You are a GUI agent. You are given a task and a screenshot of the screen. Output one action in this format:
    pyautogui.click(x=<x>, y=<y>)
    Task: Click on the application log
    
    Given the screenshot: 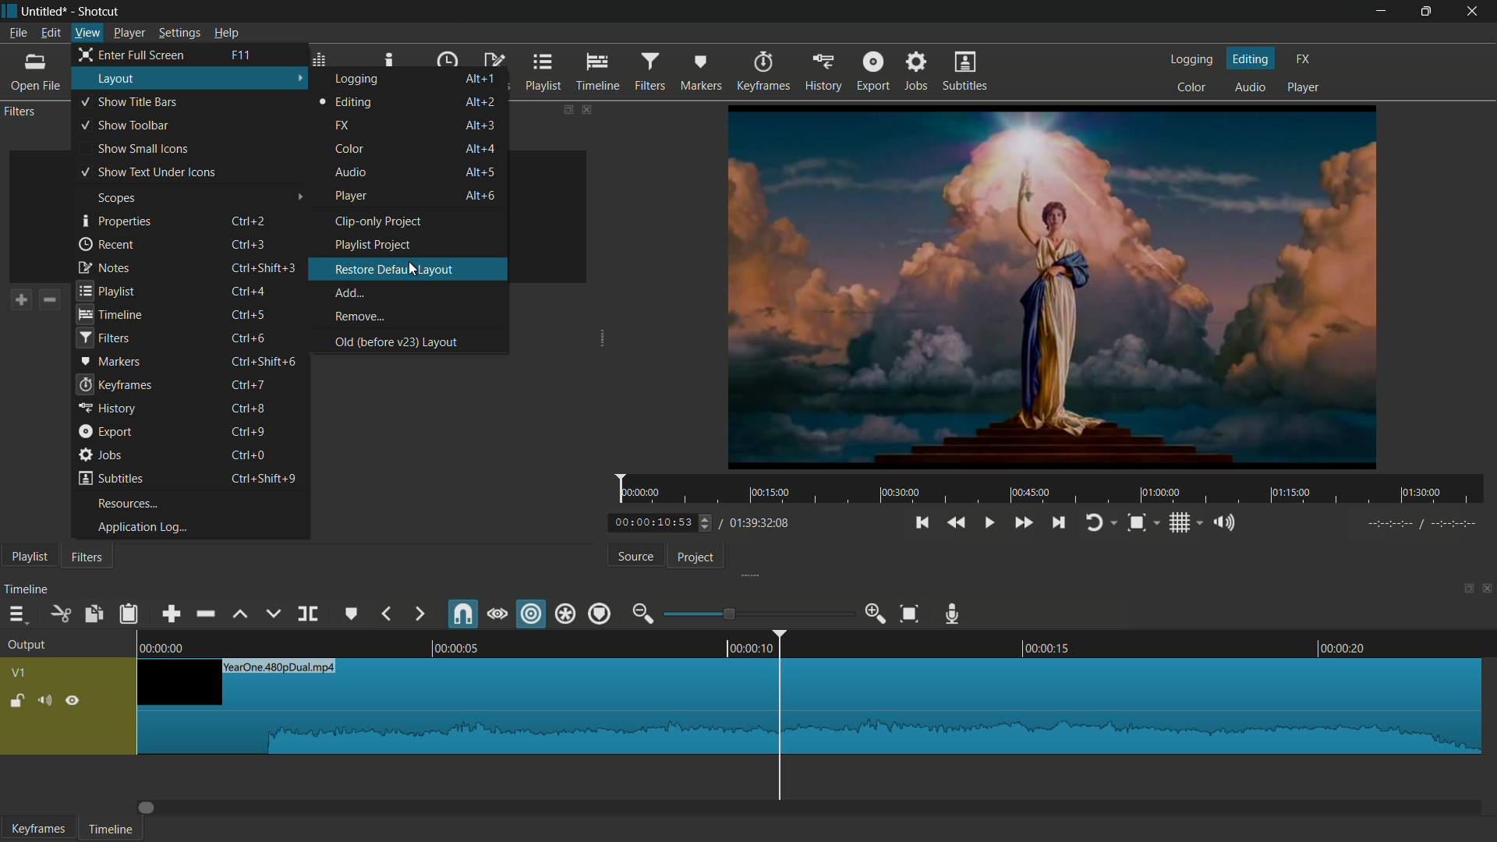 What is the action you would take?
    pyautogui.click(x=137, y=527)
    